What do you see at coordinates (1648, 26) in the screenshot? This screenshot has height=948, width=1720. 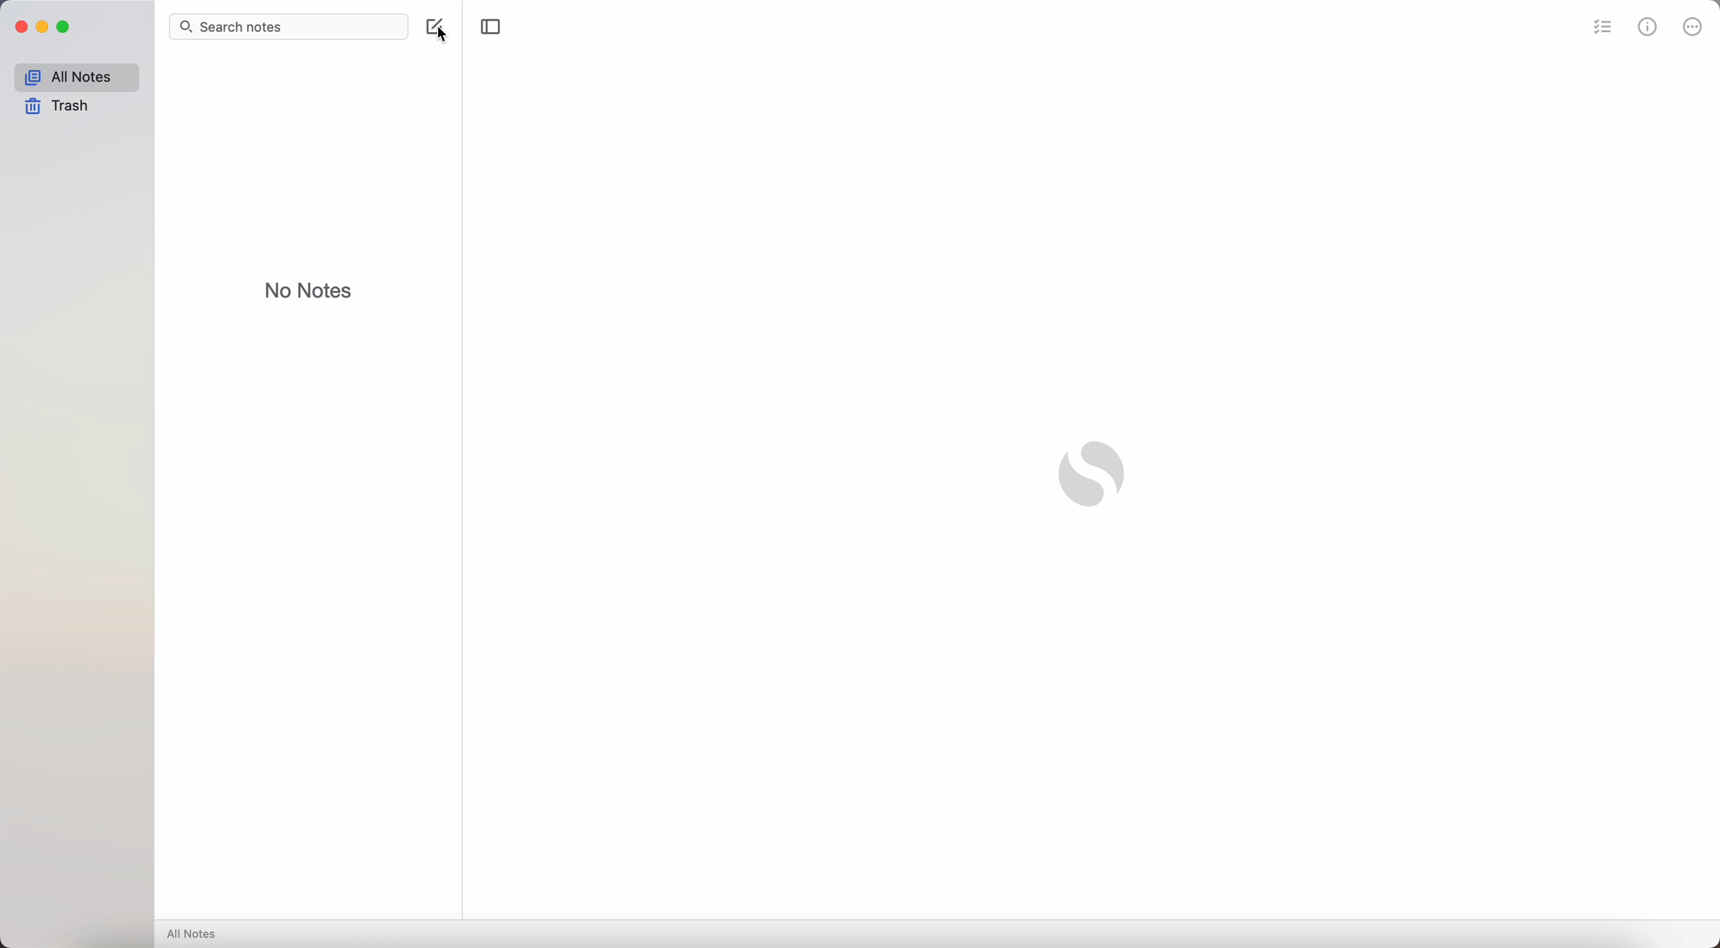 I see `metrics` at bounding box center [1648, 26].